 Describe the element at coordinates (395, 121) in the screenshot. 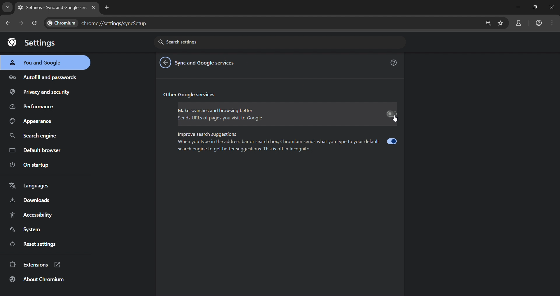

I see `cursor` at that location.